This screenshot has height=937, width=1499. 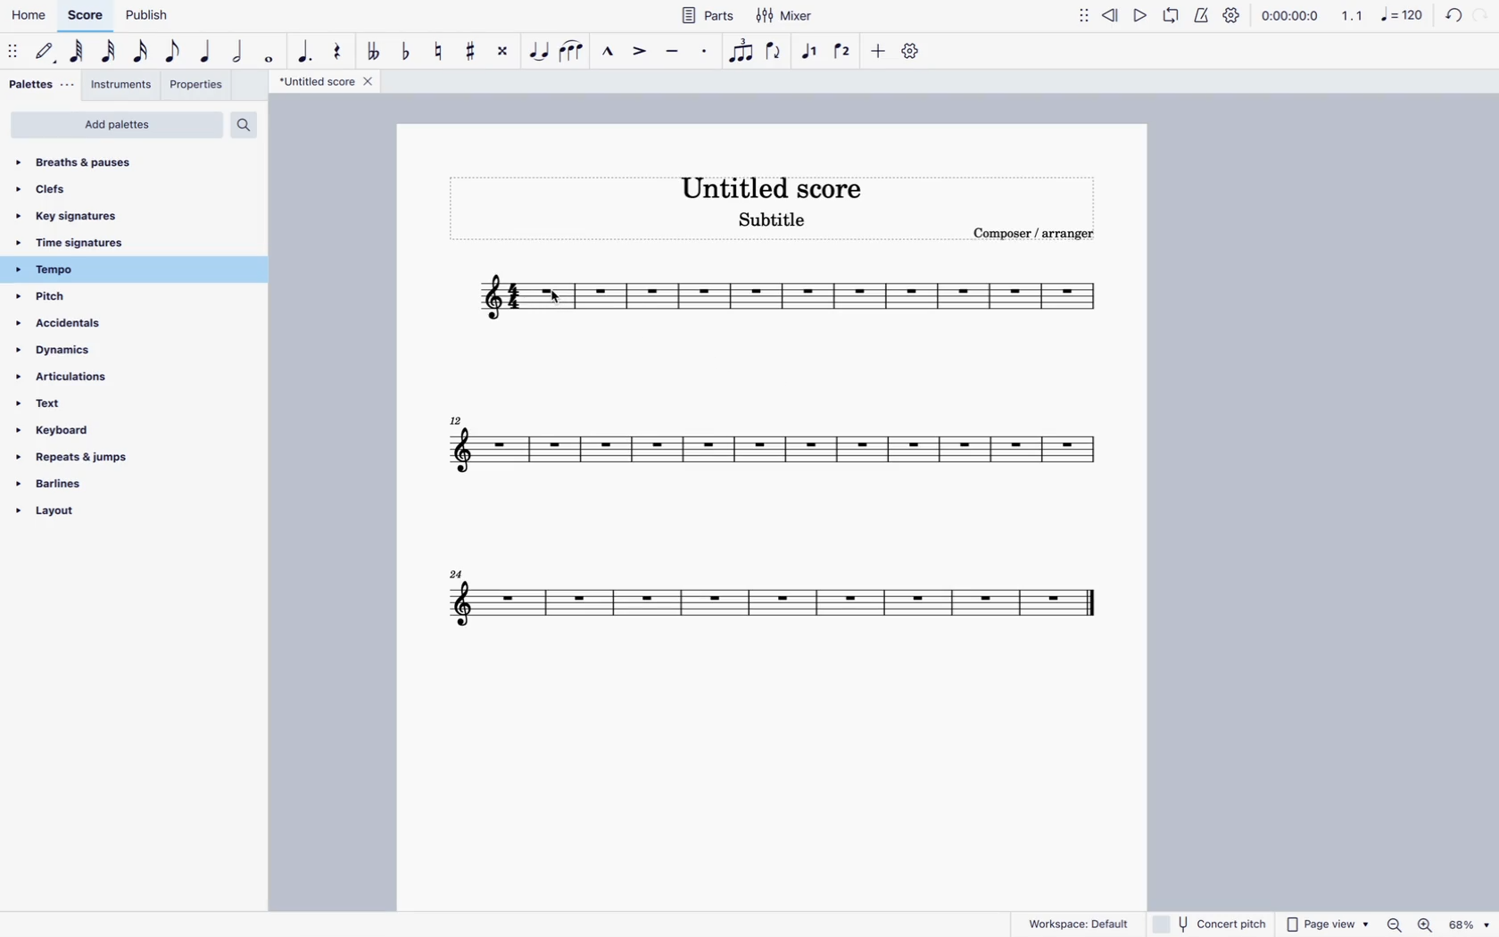 What do you see at coordinates (124, 188) in the screenshot?
I see `clefs` at bounding box center [124, 188].